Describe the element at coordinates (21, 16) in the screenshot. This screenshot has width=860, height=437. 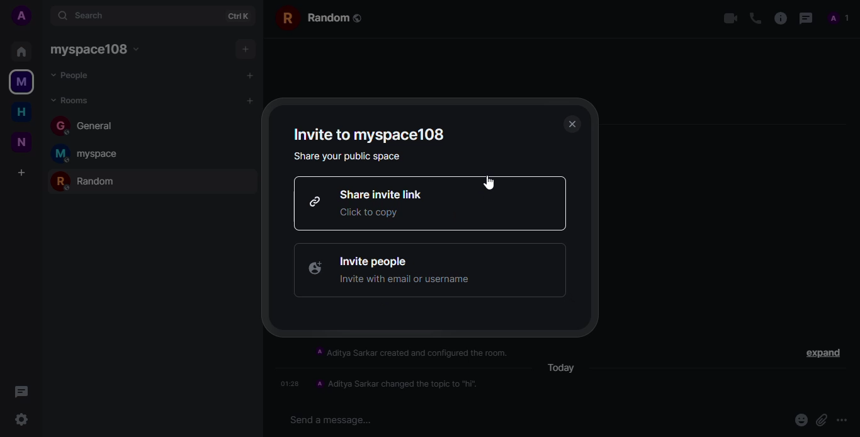
I see `account` at that location.